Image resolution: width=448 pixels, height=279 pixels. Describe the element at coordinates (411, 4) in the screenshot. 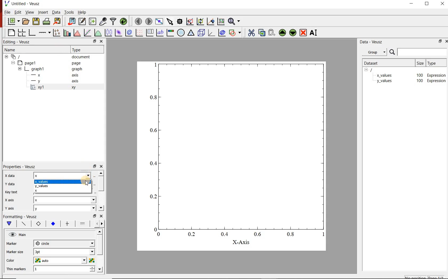

I see `minimize` at that location.